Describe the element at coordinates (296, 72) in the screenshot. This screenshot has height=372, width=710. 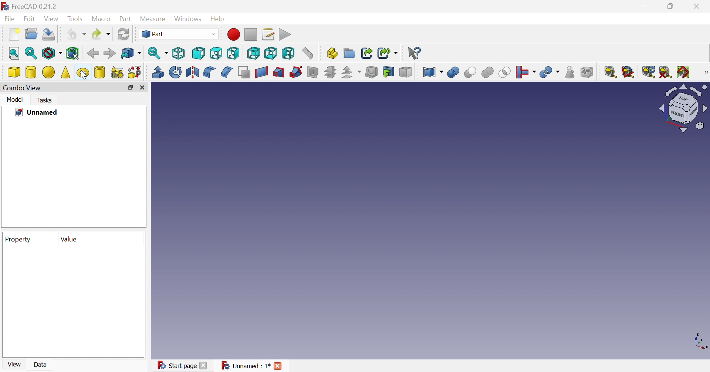
I see `Sweep...` at that location.